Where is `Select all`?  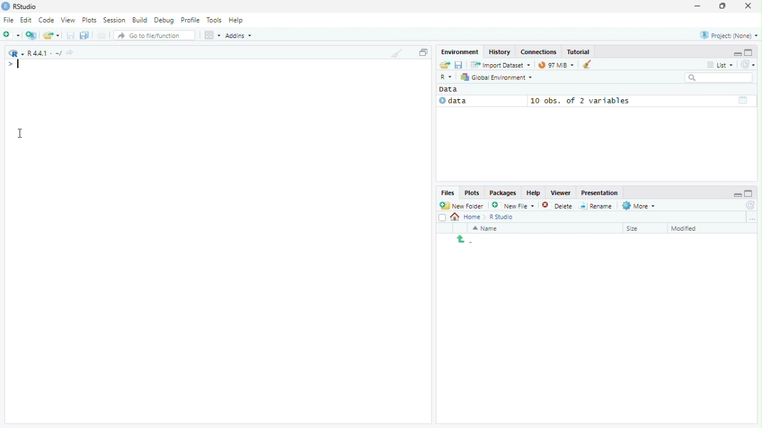 Select all is located at coordinates (442, 217).